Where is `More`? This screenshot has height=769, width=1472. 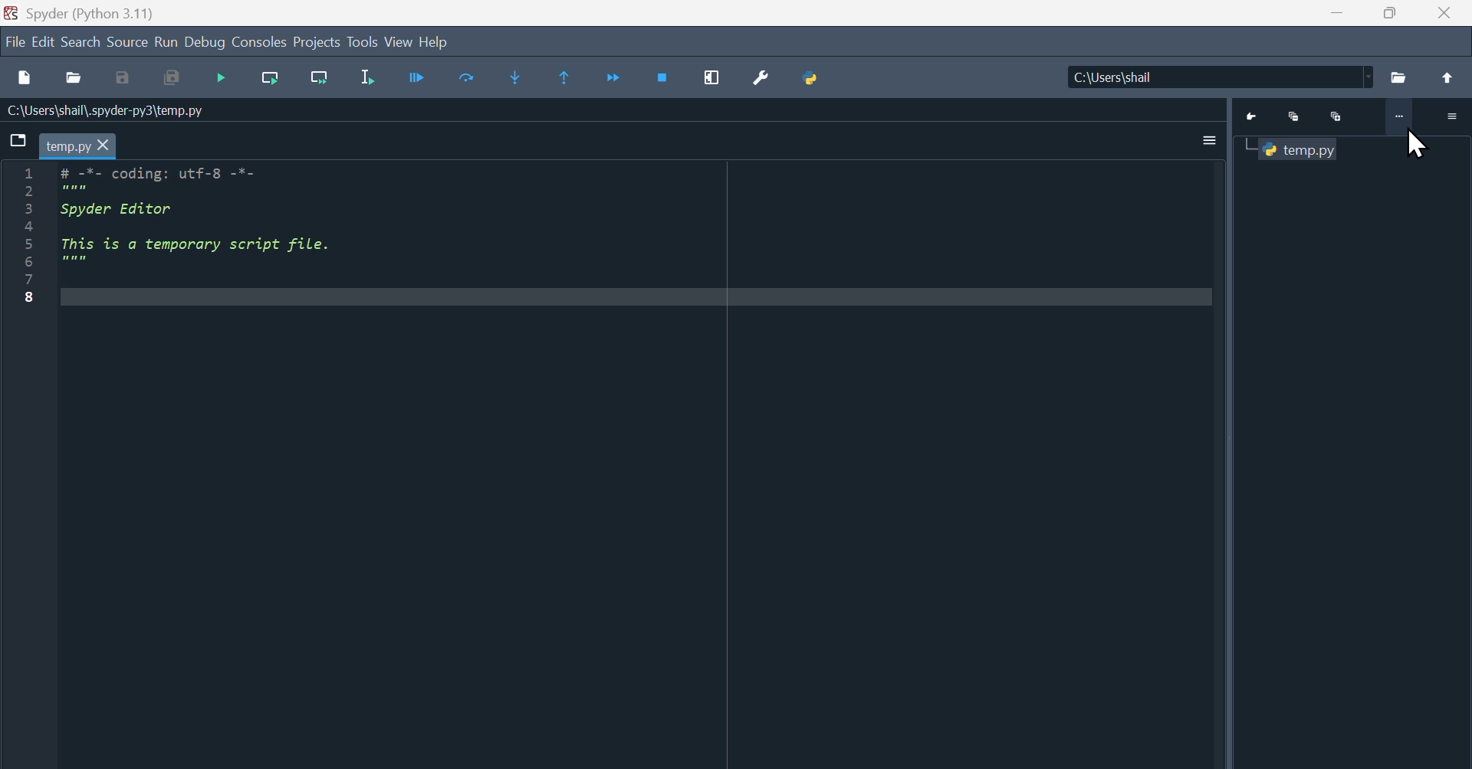 More is located at coordinates (1398, 119).